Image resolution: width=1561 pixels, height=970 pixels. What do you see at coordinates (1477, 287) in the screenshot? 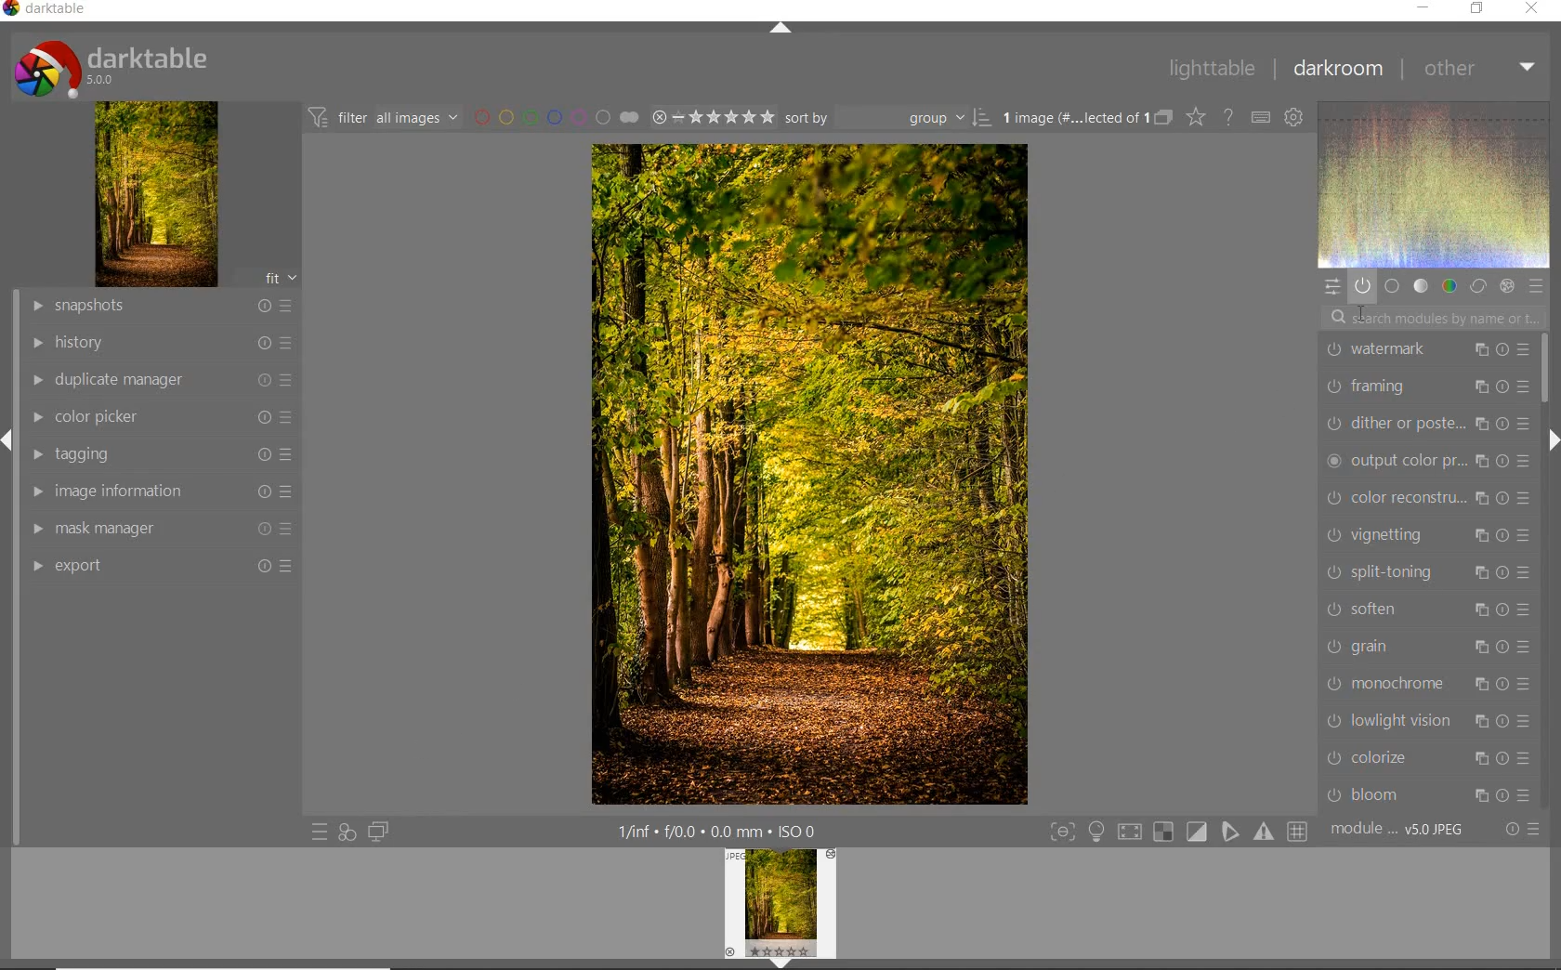
I see `correct` at bounding box center [1477, 287].